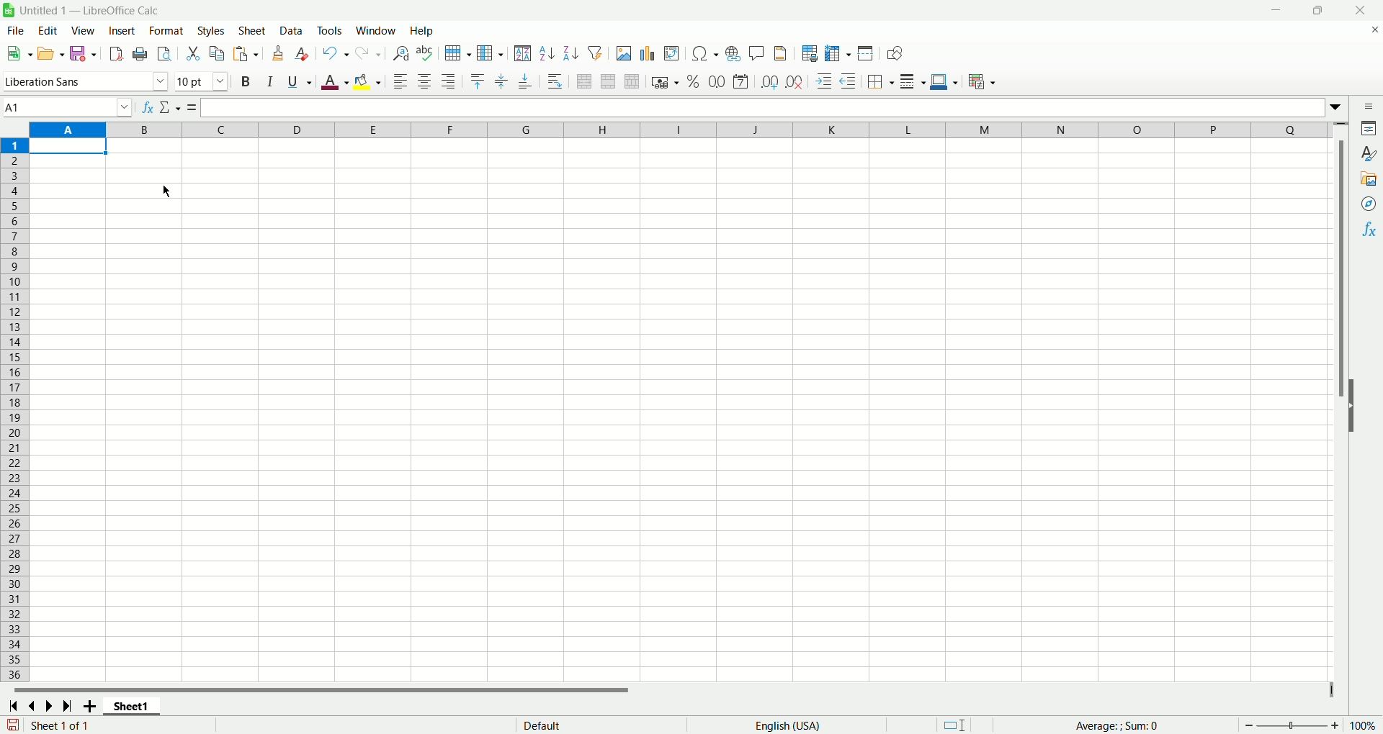 Image resolution: width=1383 pixels, height=734 pixels. Describe the element at coordinates (707, 53) in the screenshot. I see `insert special character` at that location.